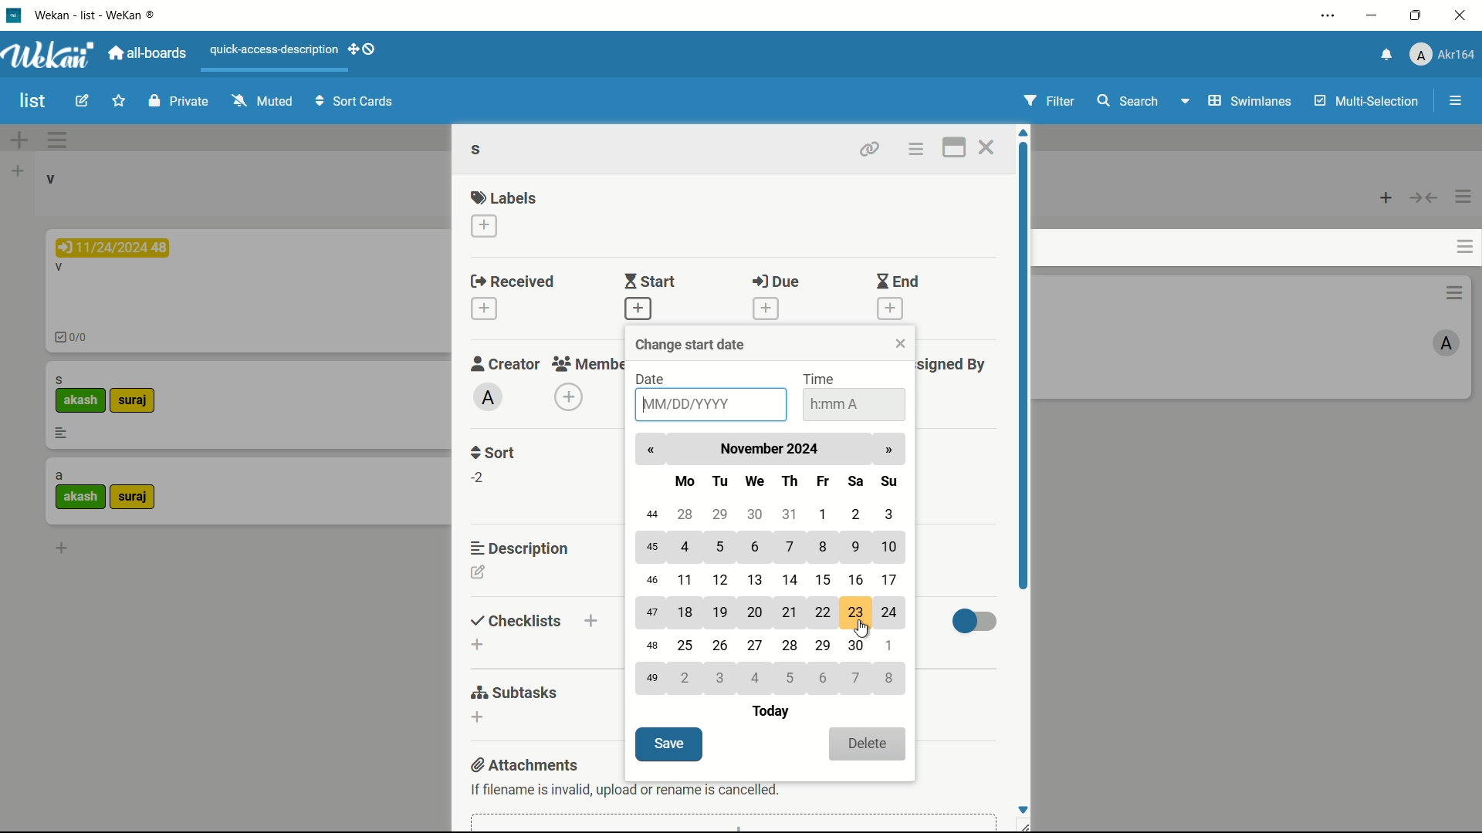 The width and height of the screenshot is (1482, 833). I want to click on card actions, so click(1463, 247).